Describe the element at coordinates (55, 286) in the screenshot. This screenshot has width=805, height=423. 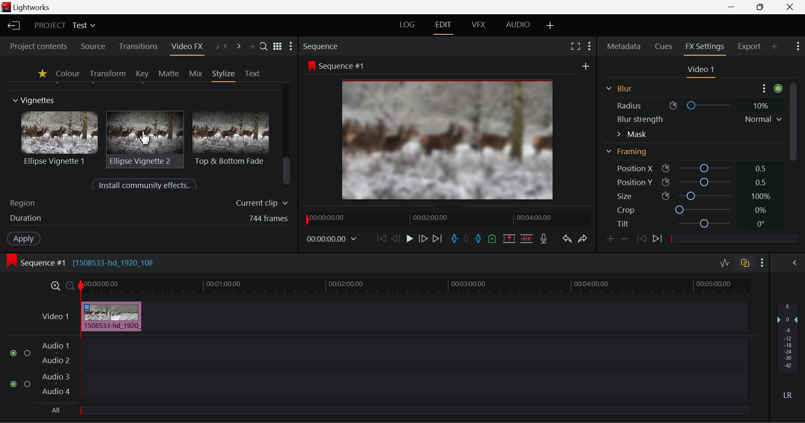
I see `Timeline Zoom In` at that location.